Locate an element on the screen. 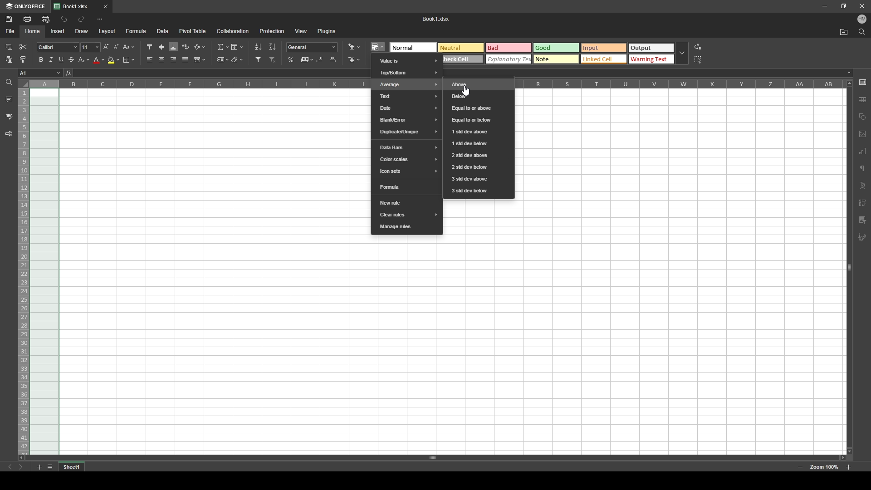  copy style is located at coordinates (23, 59).